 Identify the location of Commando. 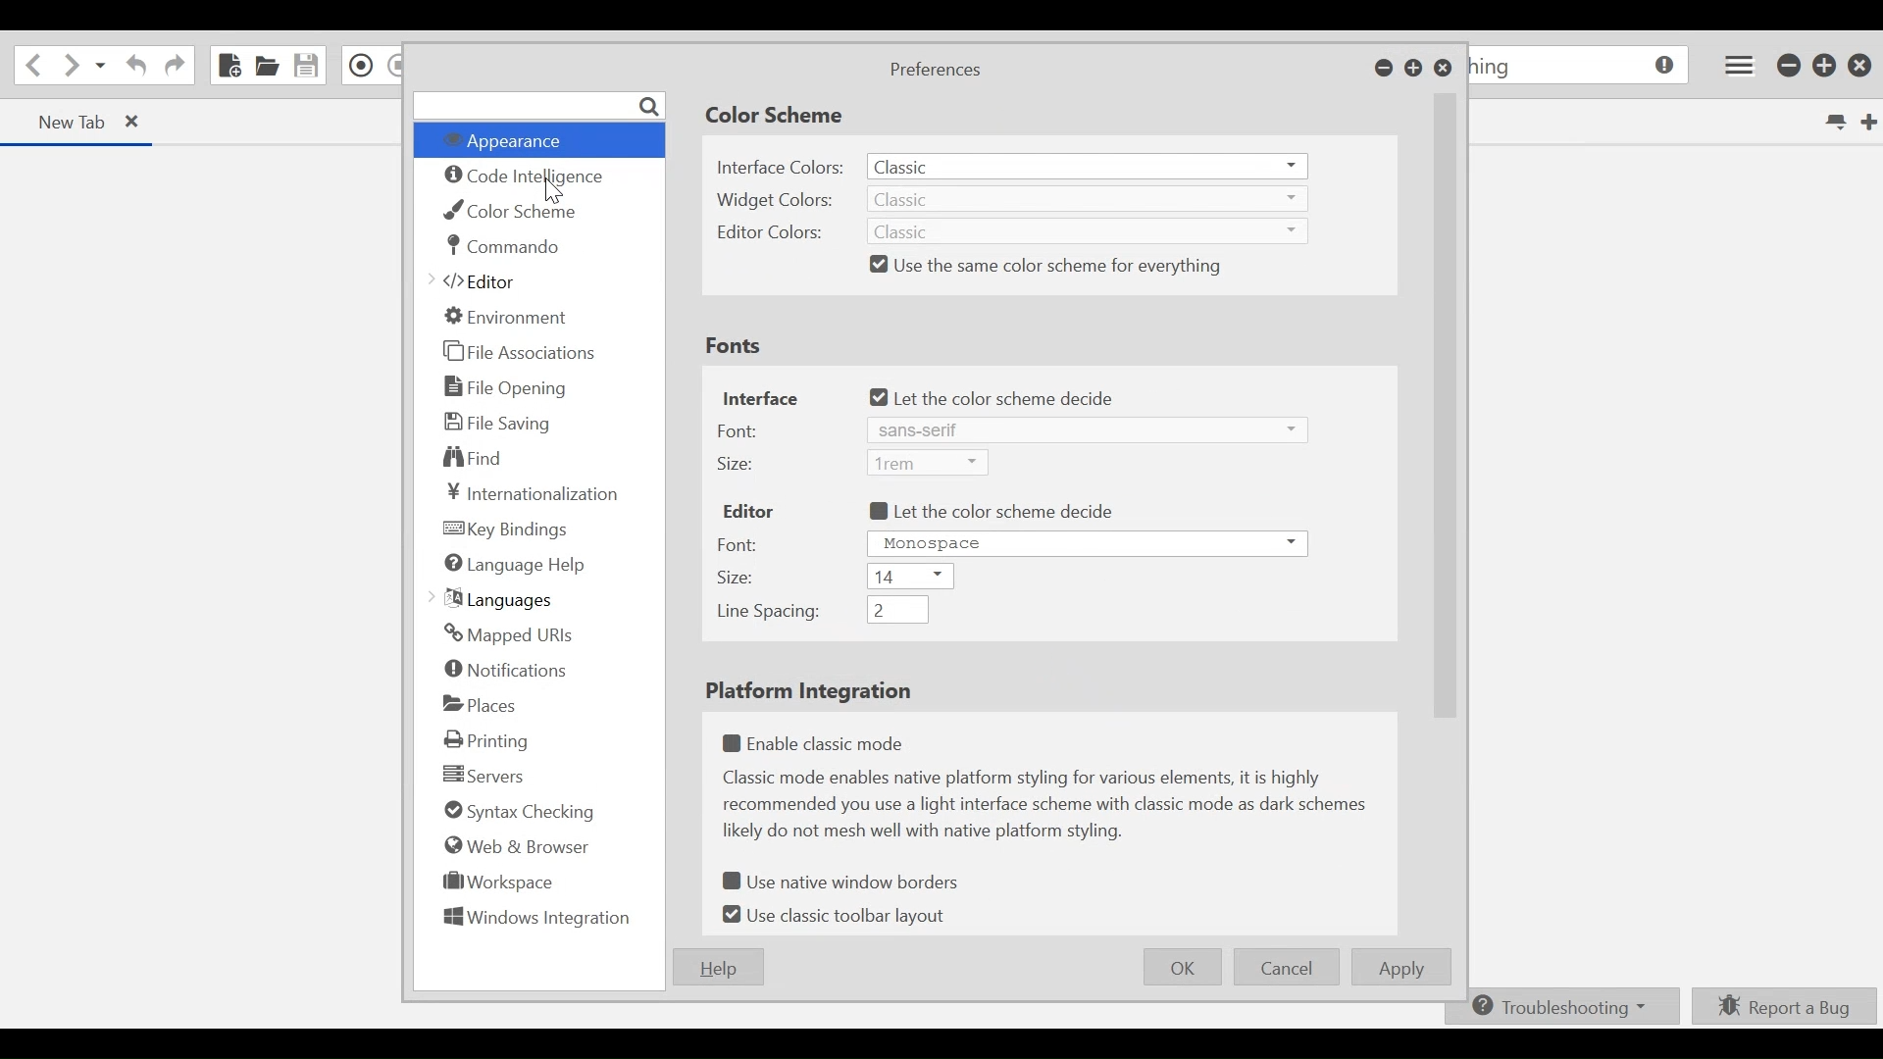
(503, 246).